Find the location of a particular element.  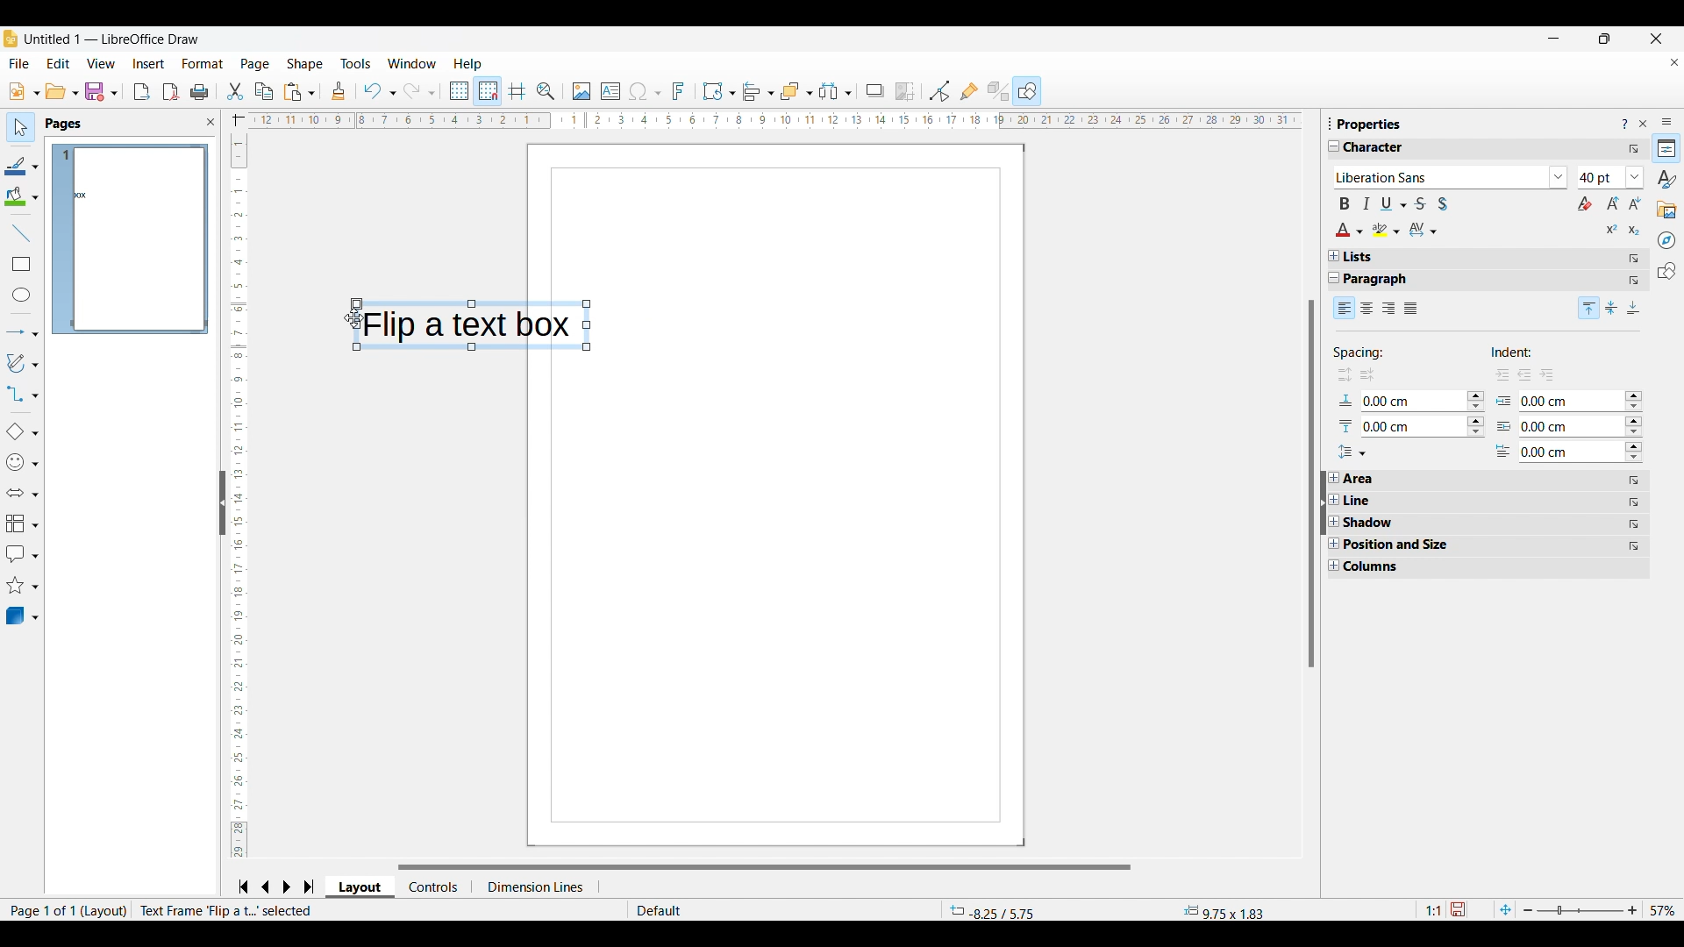

Sidebar title is located at coordinates (65, 125).